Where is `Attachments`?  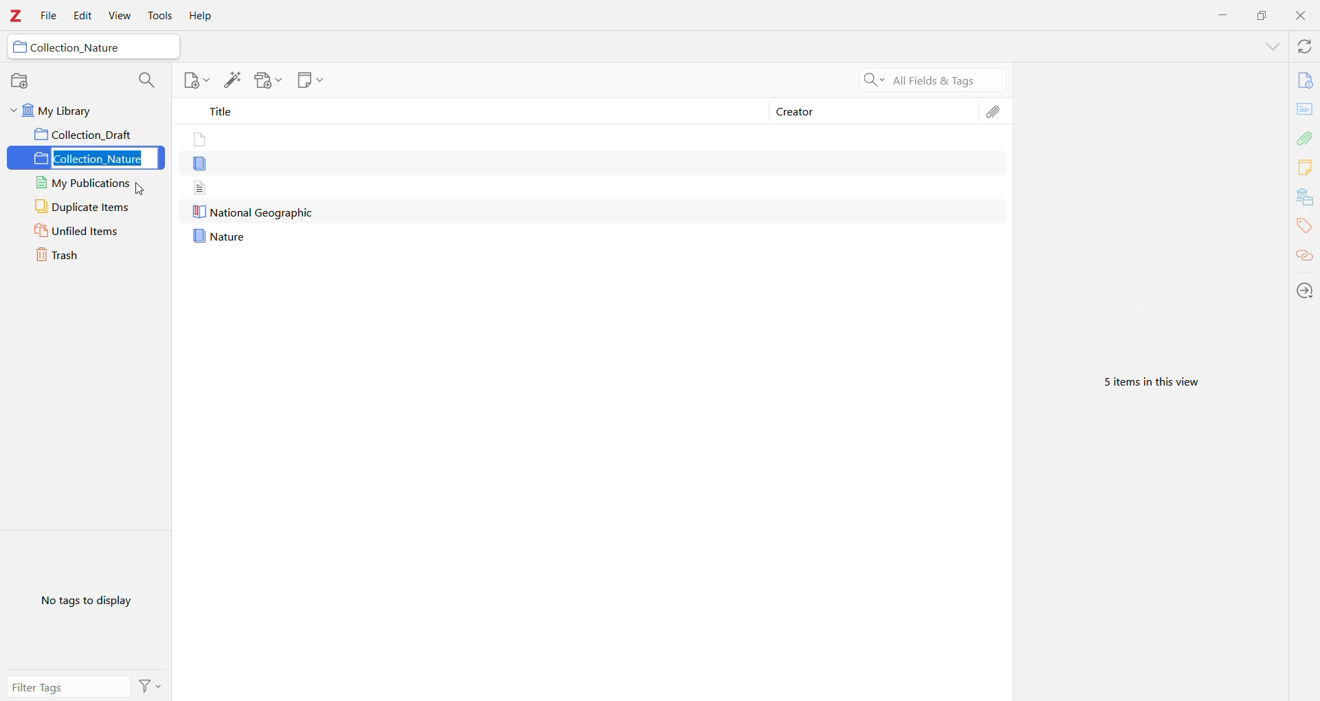 Attachments is located at coordinates (1306, 137).